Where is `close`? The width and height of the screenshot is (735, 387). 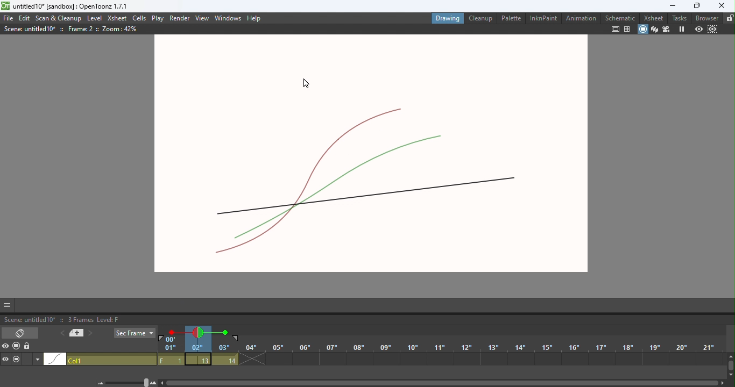 close is located at coordinates (724, 6).